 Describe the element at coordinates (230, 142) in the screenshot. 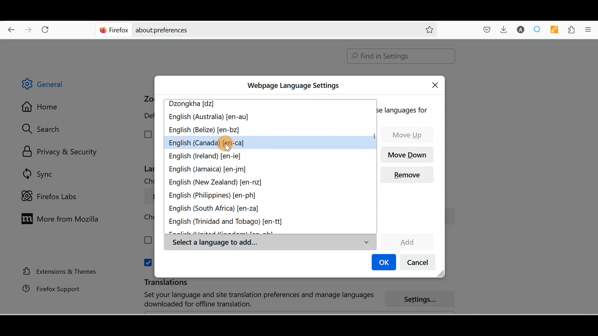

I see `Cursor` at that location.